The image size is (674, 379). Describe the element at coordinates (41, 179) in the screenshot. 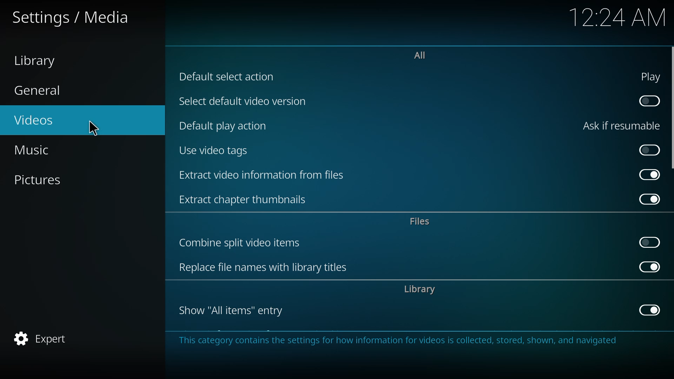

I see `pictures` at that location.